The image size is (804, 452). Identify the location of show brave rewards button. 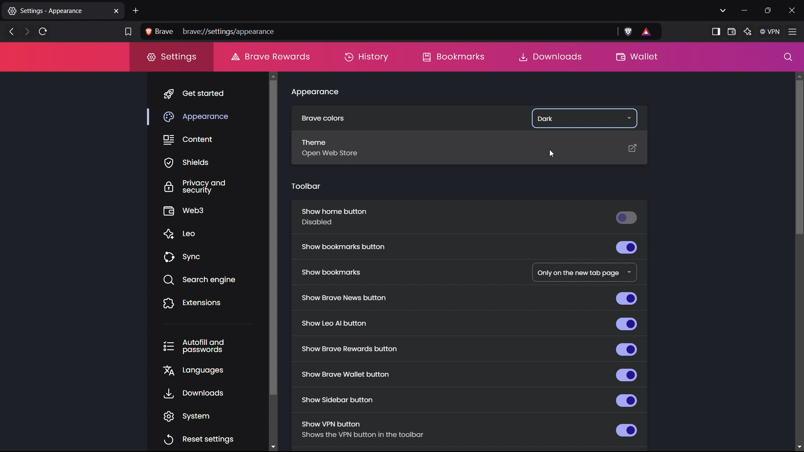
(467, 349).